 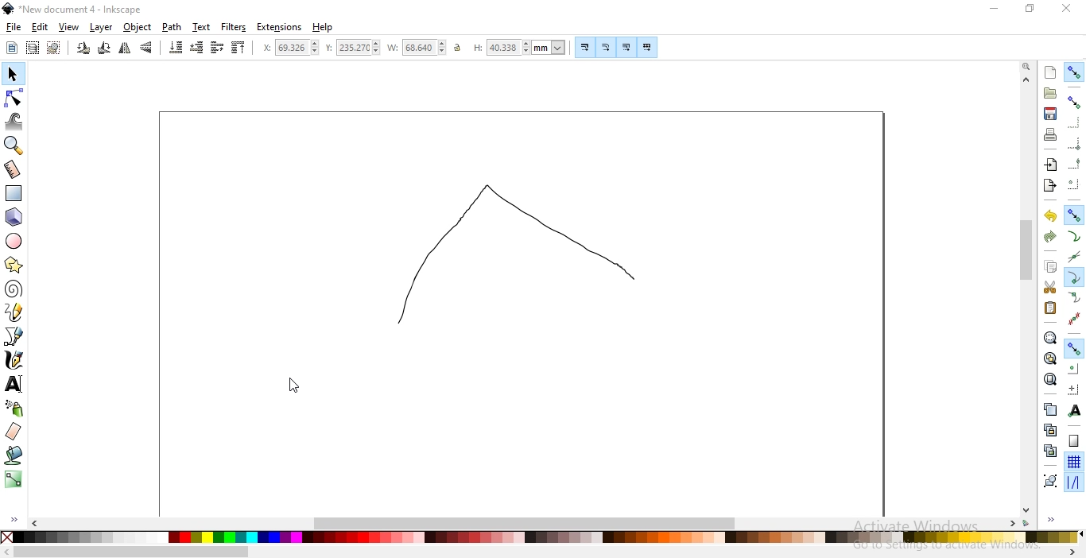 I want to click on create circles, arcs, and ellipses, so click(x=14, y=241).